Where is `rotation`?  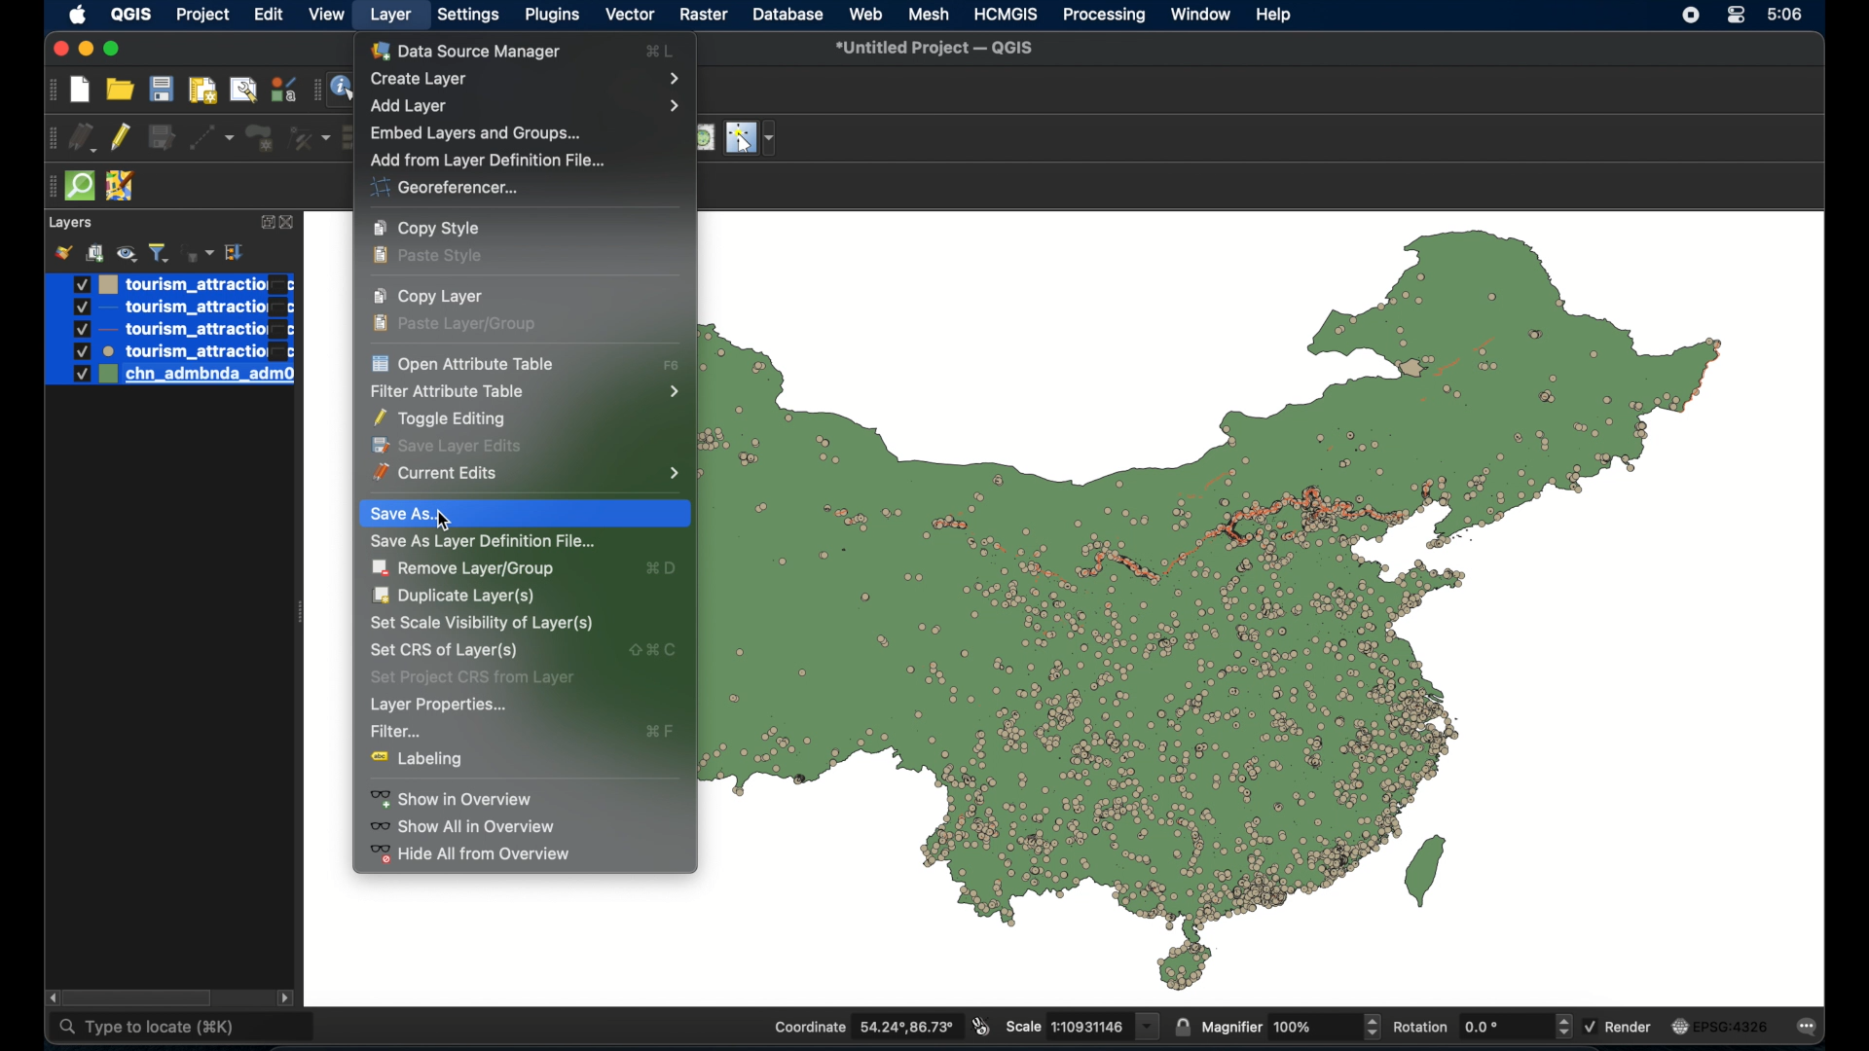
rotation is located at coordinates (1481, 1025).